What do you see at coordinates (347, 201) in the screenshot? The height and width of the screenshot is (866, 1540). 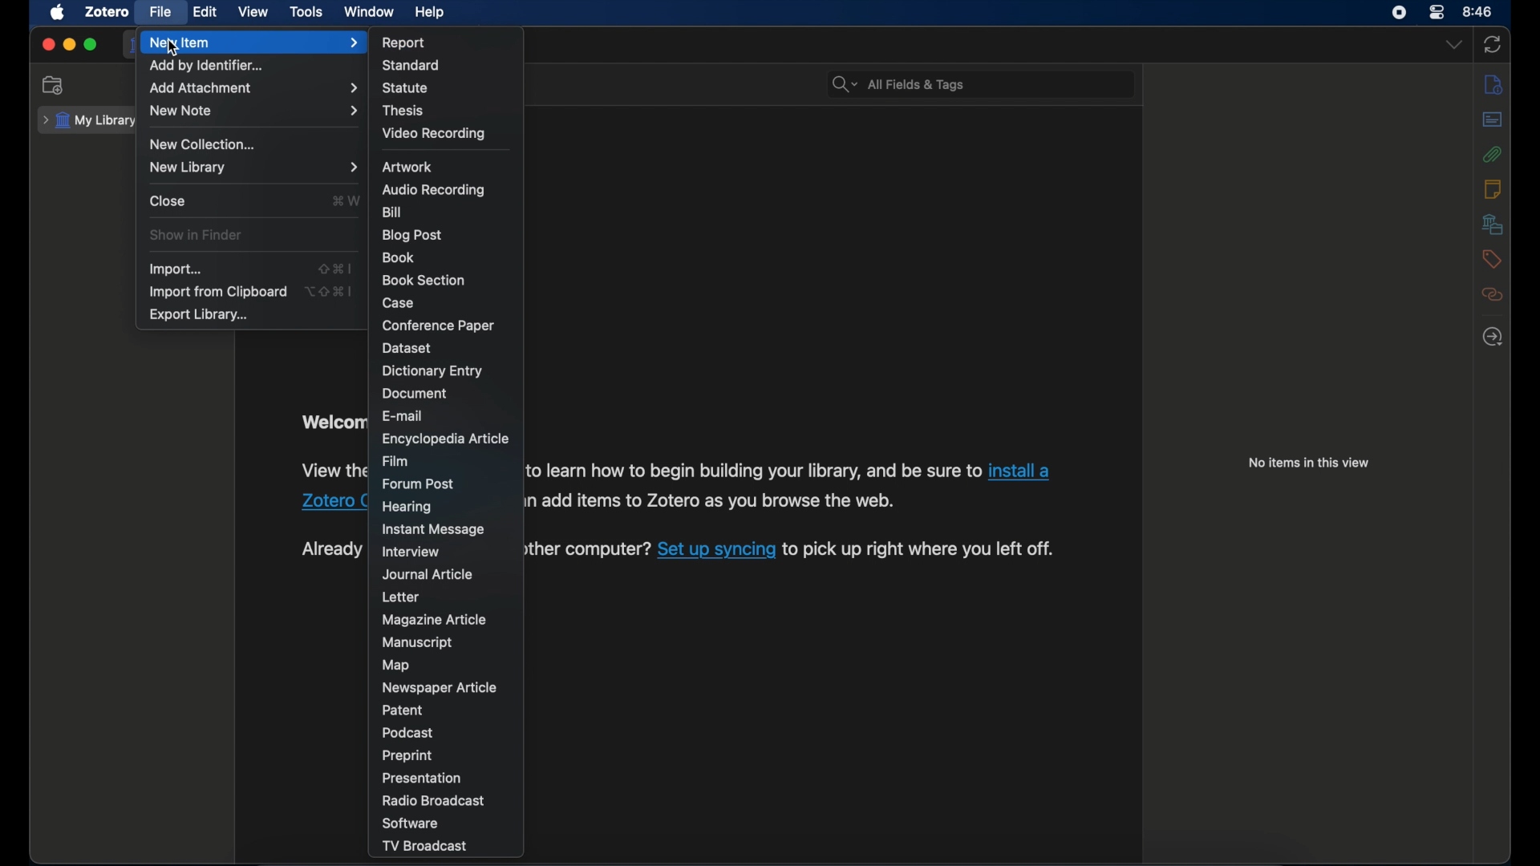 I see `shortcut` at bounding box center [347, 201].